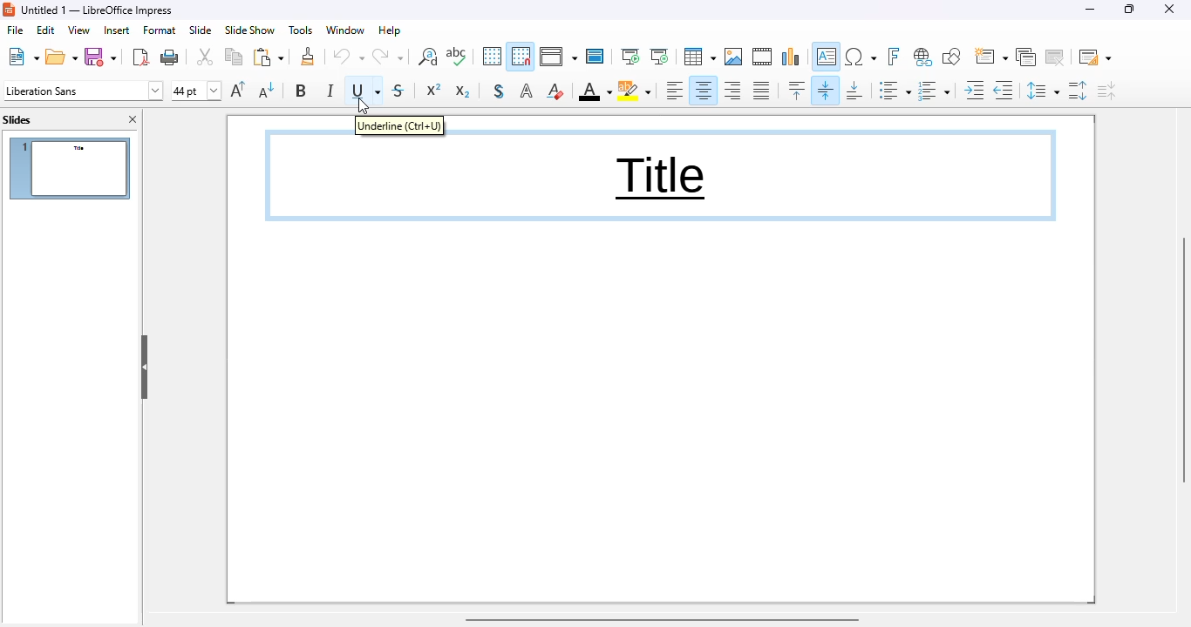 This screenshot has width=1191, height=627. What do you see at coordinates (206, 57) in the screenshot?
I see `cut` at bounding box center [206, 57].